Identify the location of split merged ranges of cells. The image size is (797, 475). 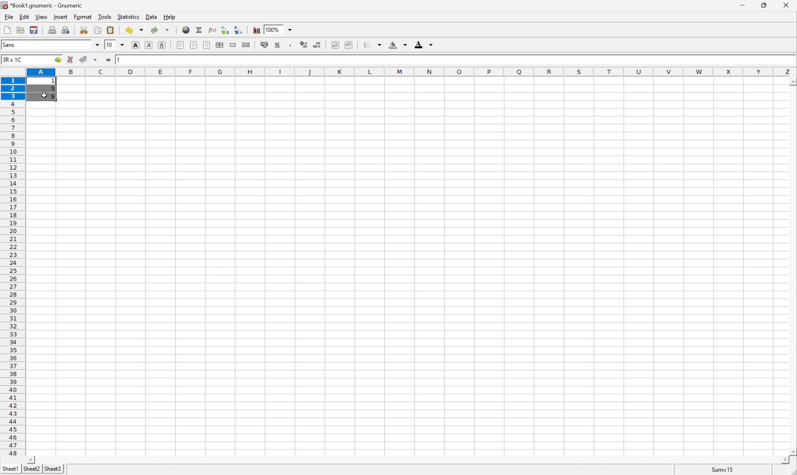
(247, 44).